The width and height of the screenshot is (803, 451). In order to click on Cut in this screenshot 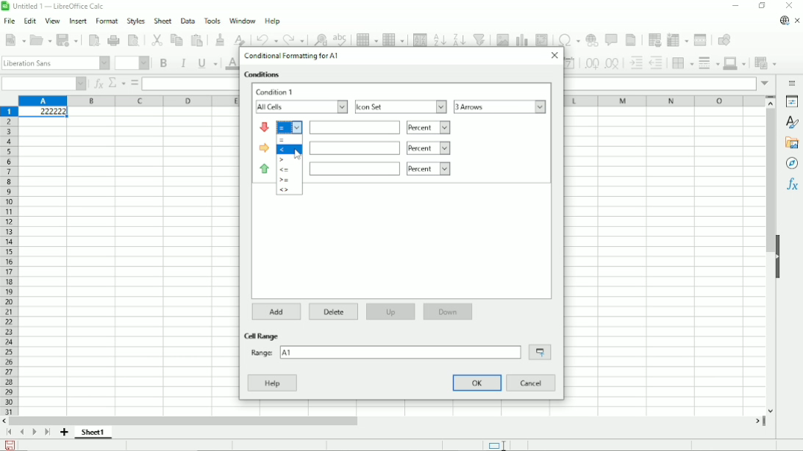, I will do `click(156, 39)`.